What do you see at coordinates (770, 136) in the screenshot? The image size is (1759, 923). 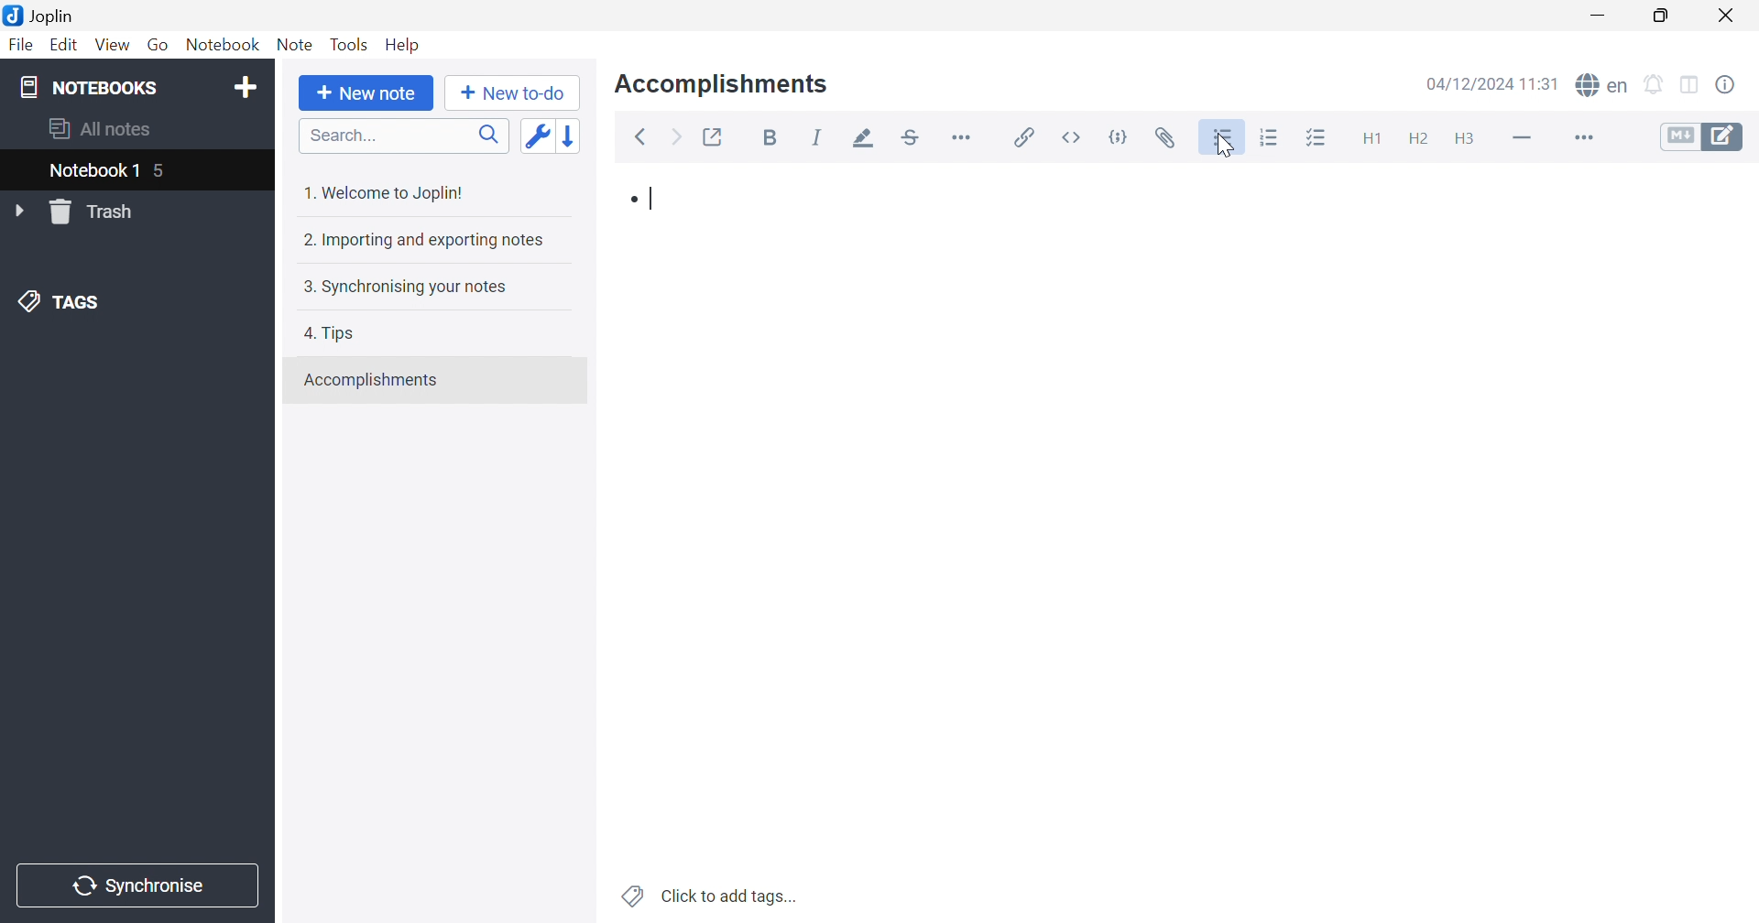 I see `Bold` at bounding box center [770, 136].